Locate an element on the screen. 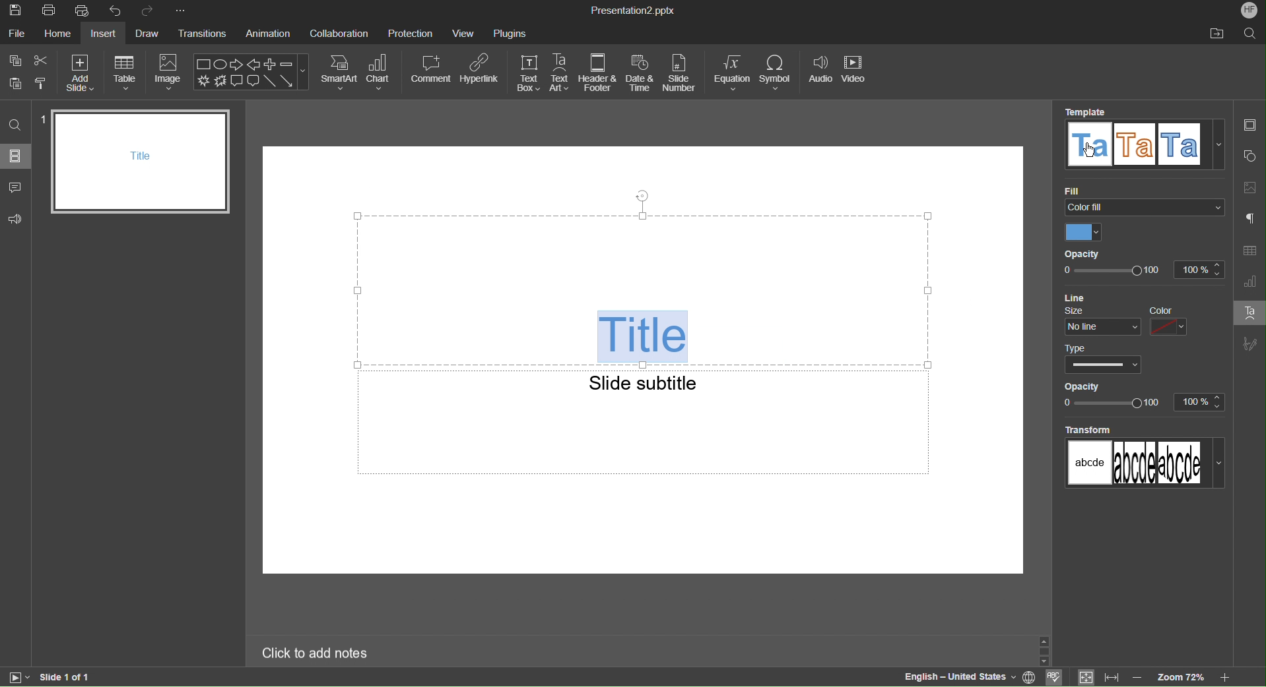 The image size is (1266, 687). Slides is located at coordinates (17, 156).